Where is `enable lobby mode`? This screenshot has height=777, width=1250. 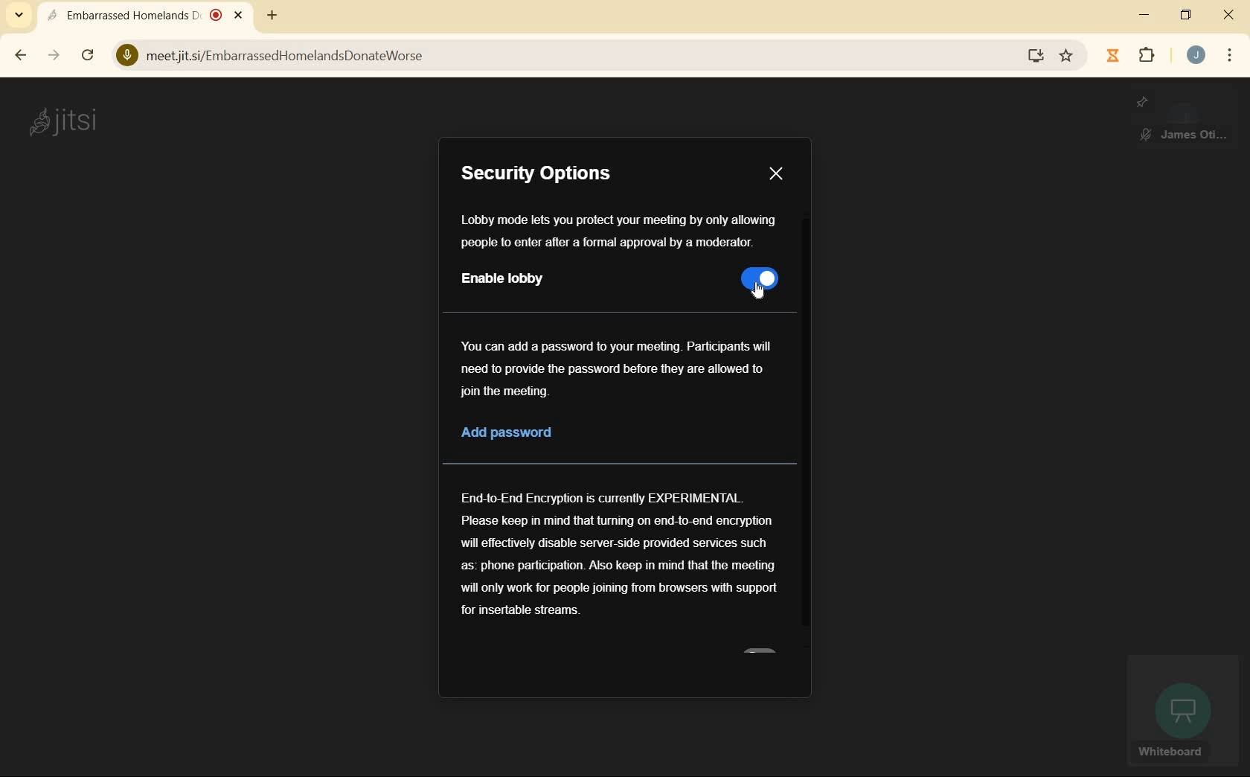 enable lobby mode is located at coordinates (570, 282).